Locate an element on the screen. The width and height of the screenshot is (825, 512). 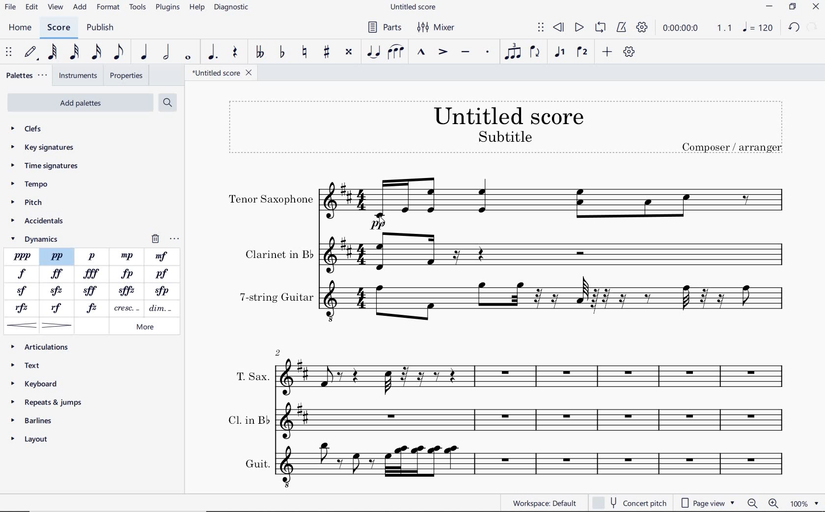
7-string guitar is located at coordinates (556, 304).